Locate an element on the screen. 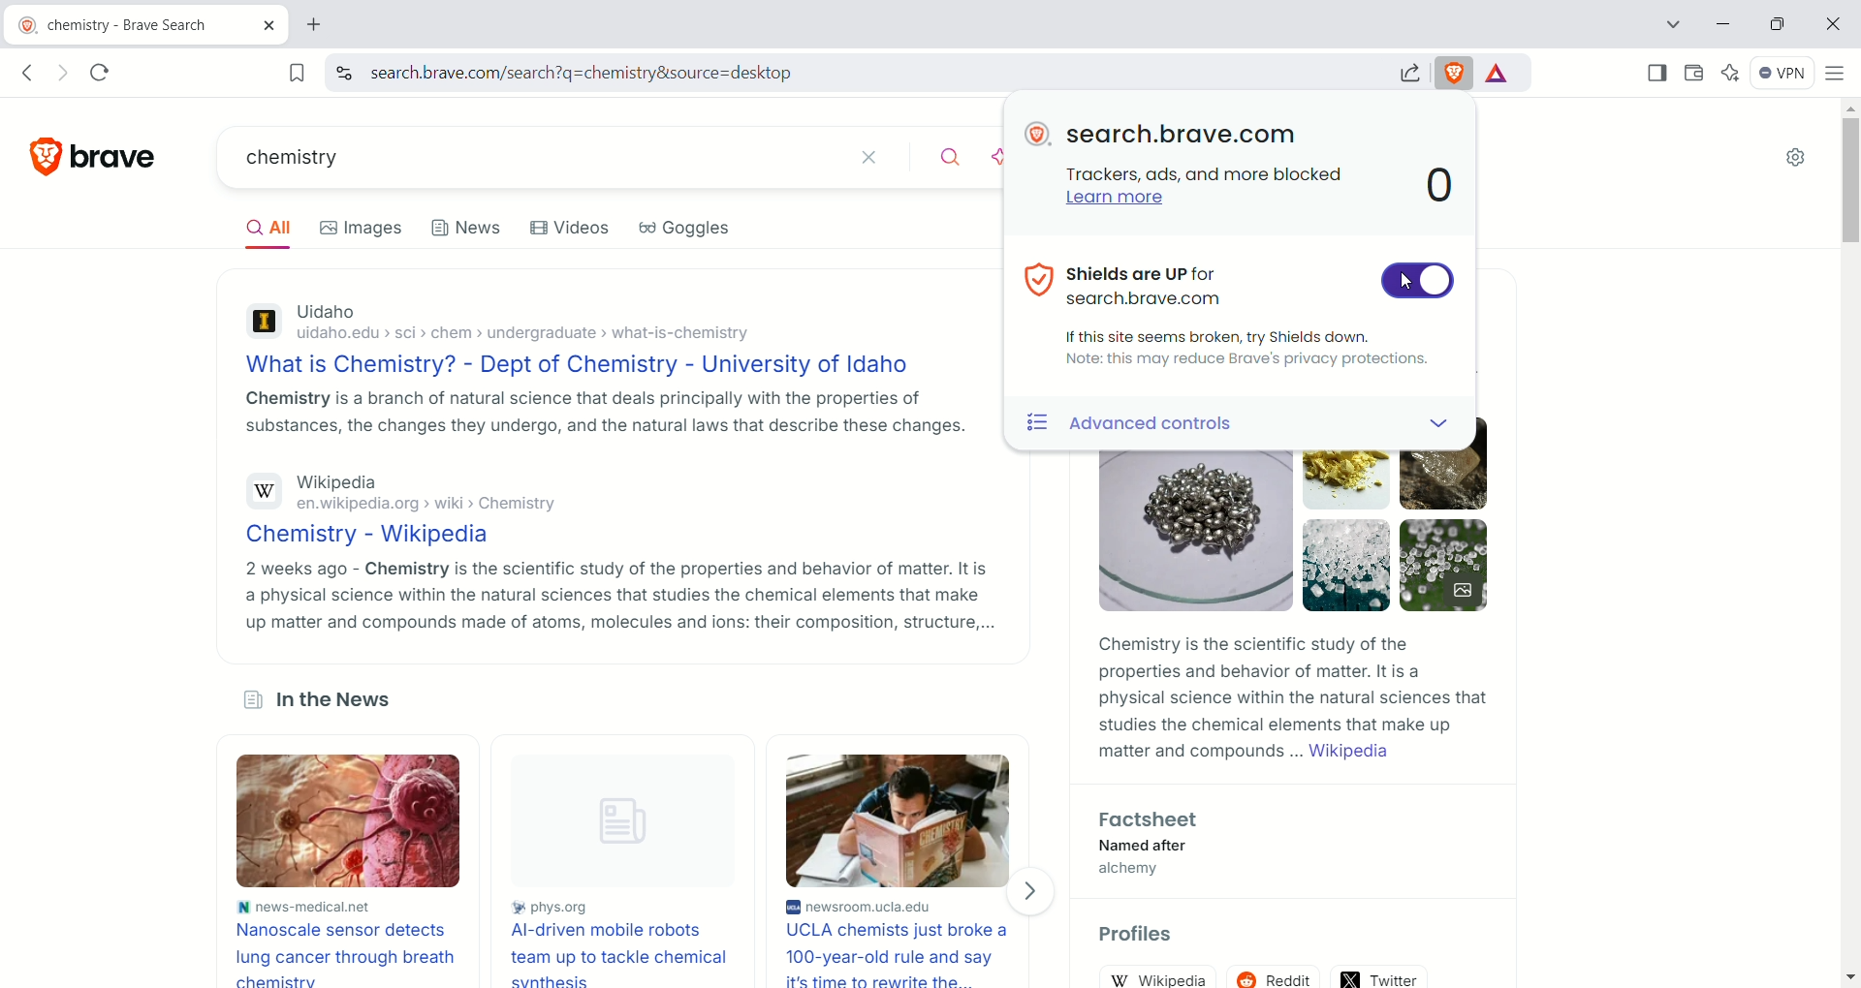 This screenshot has height=988, width=1861. In the news is located at coordinates (328, 700).